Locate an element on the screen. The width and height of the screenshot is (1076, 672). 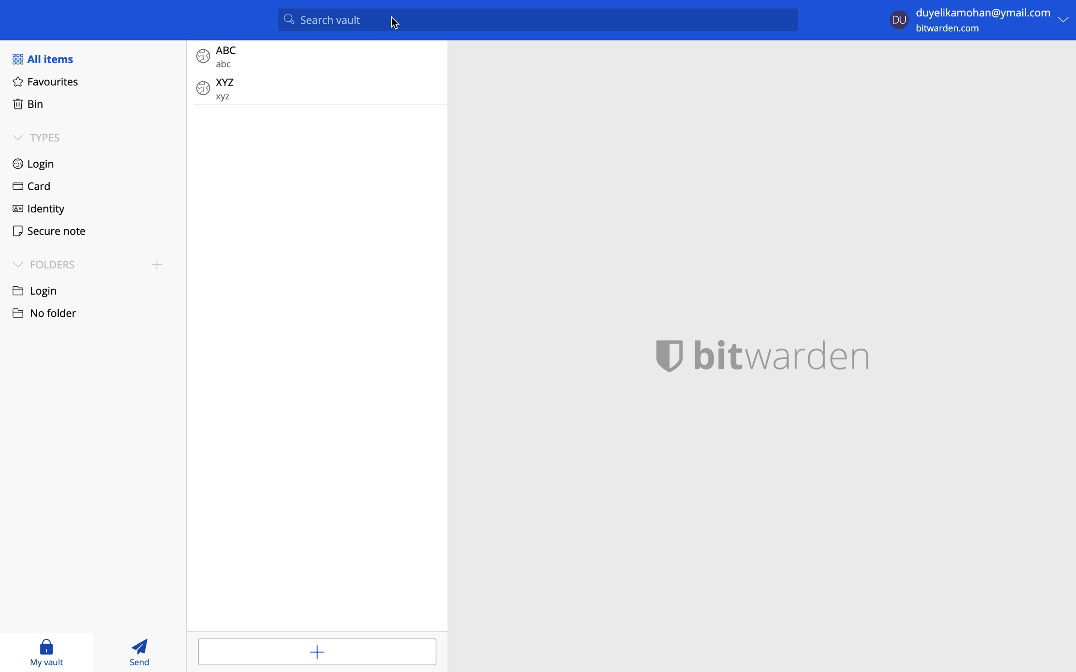
add folder is located at coordinates (157, 266).